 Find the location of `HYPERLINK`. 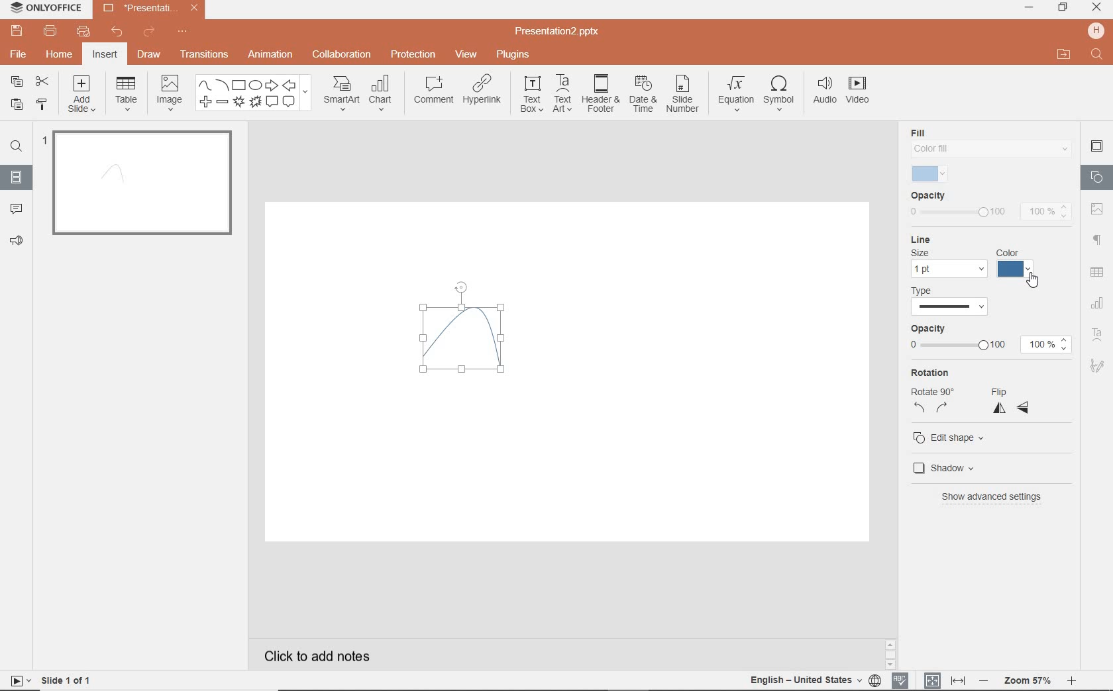

HYPERLINK is located at coordinates (484, 93).